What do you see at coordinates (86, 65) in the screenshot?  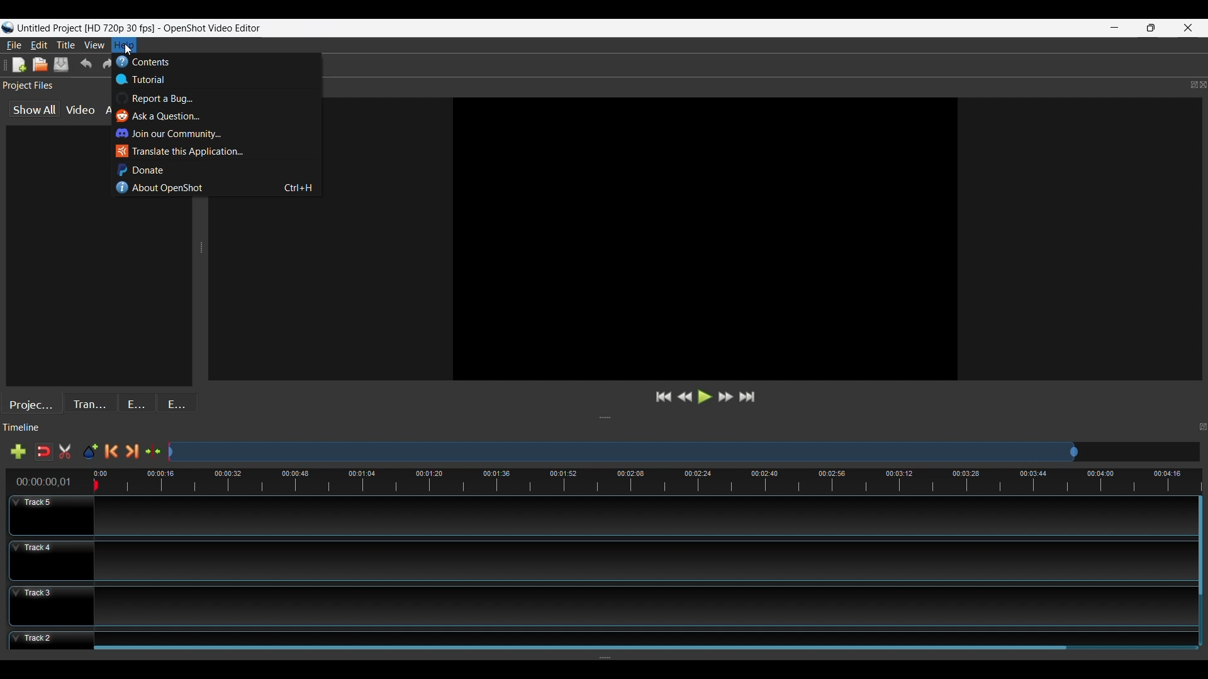 I see `Undo` at bounding box center [86, 65].